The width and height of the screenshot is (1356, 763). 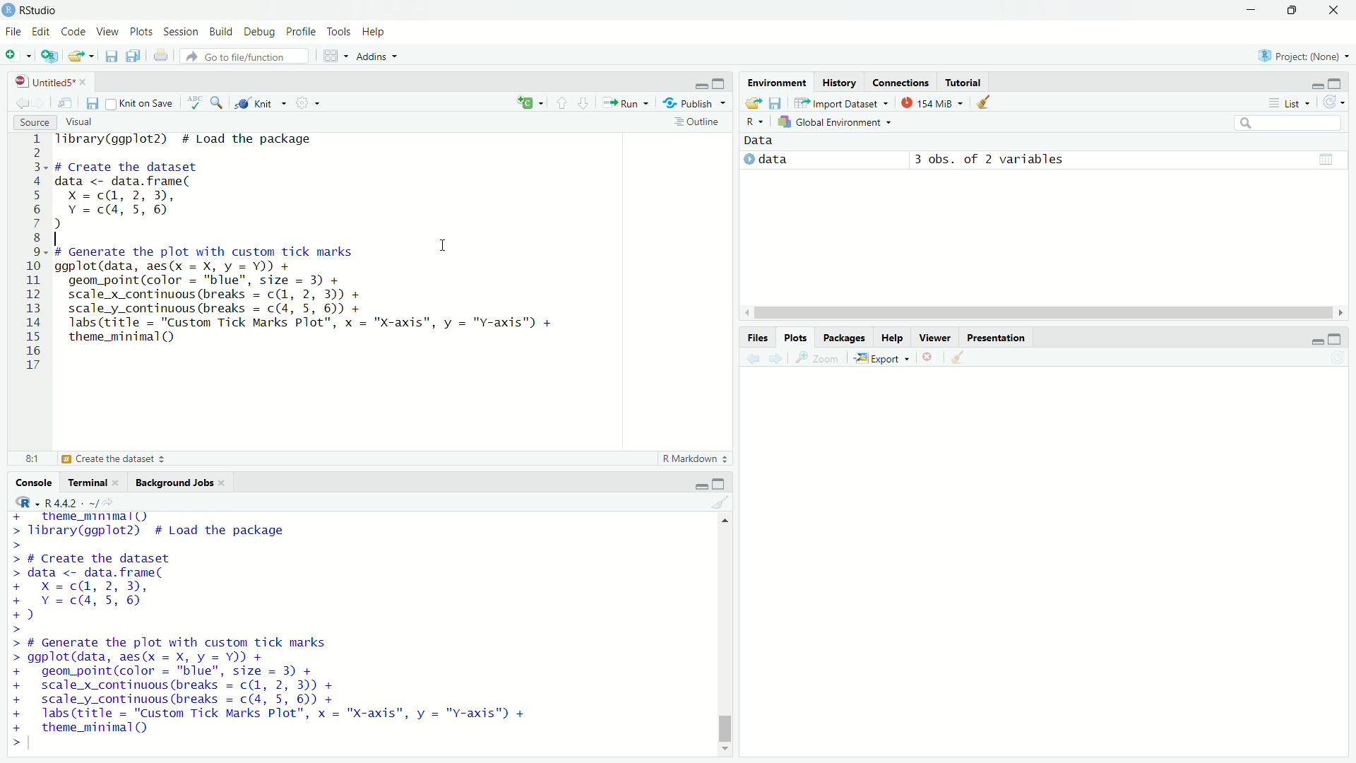 What do you see at coordinates (30, 122) in the screenshot?
I see `source` at bounding box center [30, 122].